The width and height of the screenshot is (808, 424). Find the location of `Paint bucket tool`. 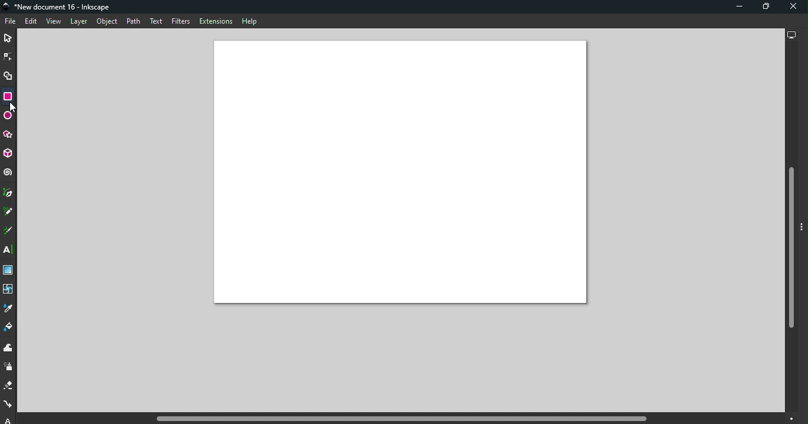

Paint bucket tool is located at coordinates (9, 328).